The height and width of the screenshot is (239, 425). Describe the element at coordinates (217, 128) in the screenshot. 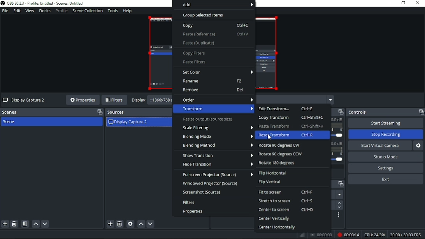

I see `Scale filtering` at that location.